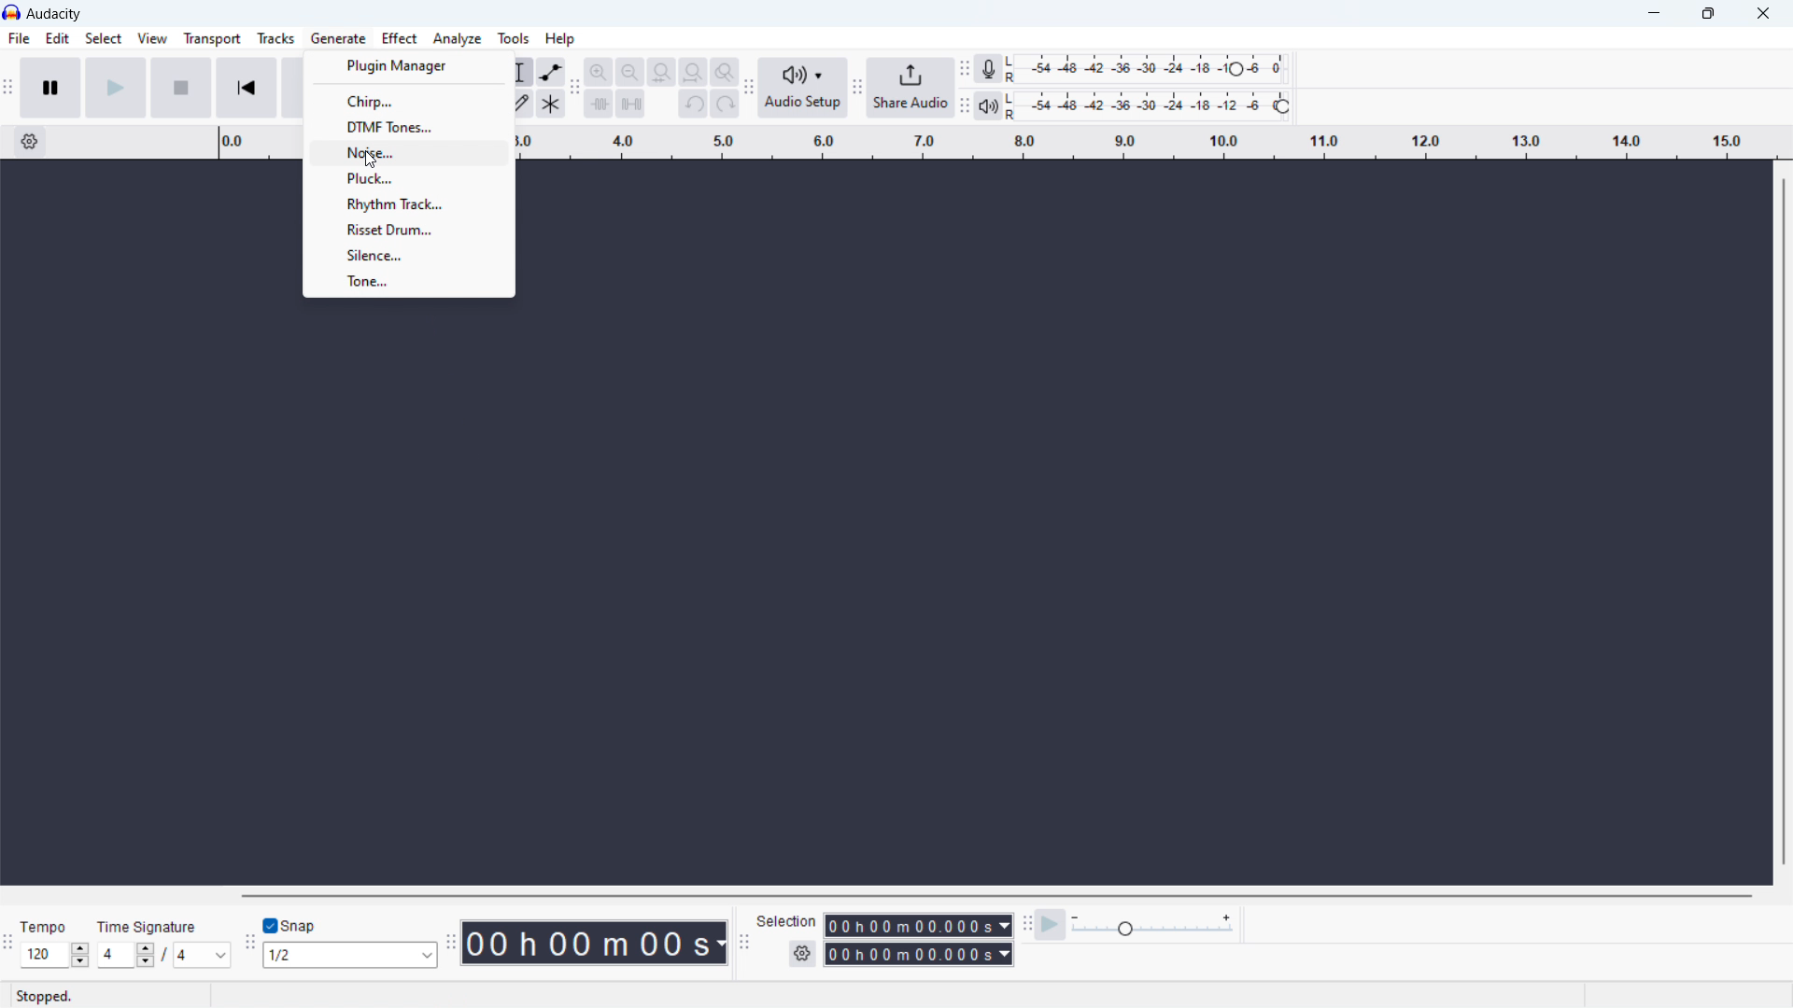  I want to click on Edit, so click(56, 38).